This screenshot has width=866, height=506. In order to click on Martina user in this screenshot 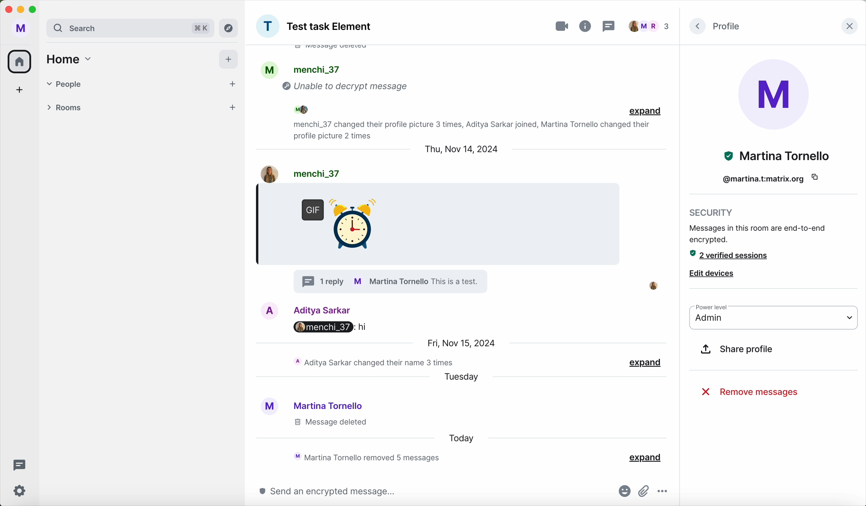, I will do `click(330, 405)`.